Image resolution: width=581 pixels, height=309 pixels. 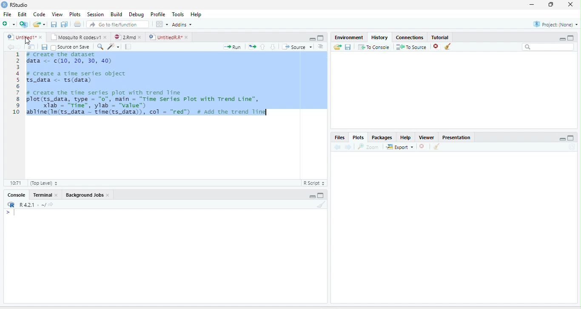 I want to click on Minimize, so click(x=311, y=197).